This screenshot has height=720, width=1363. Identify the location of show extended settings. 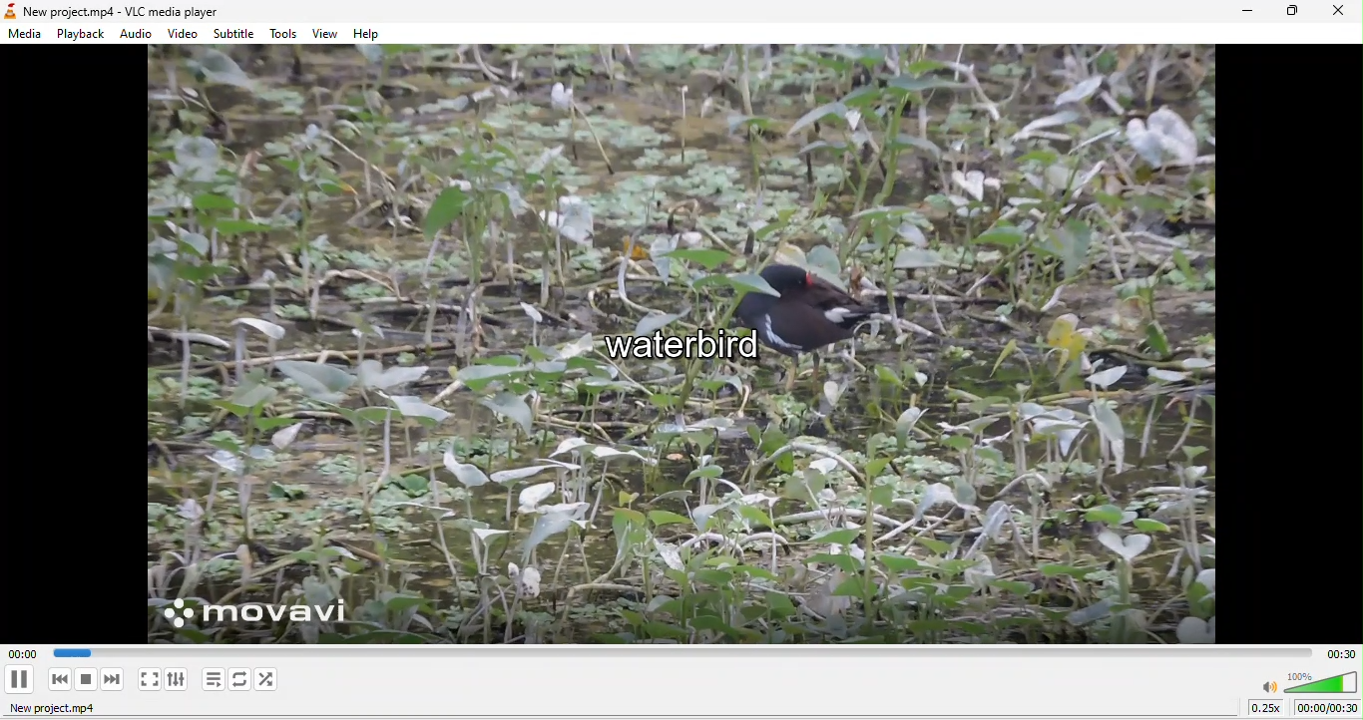
(180, 679).